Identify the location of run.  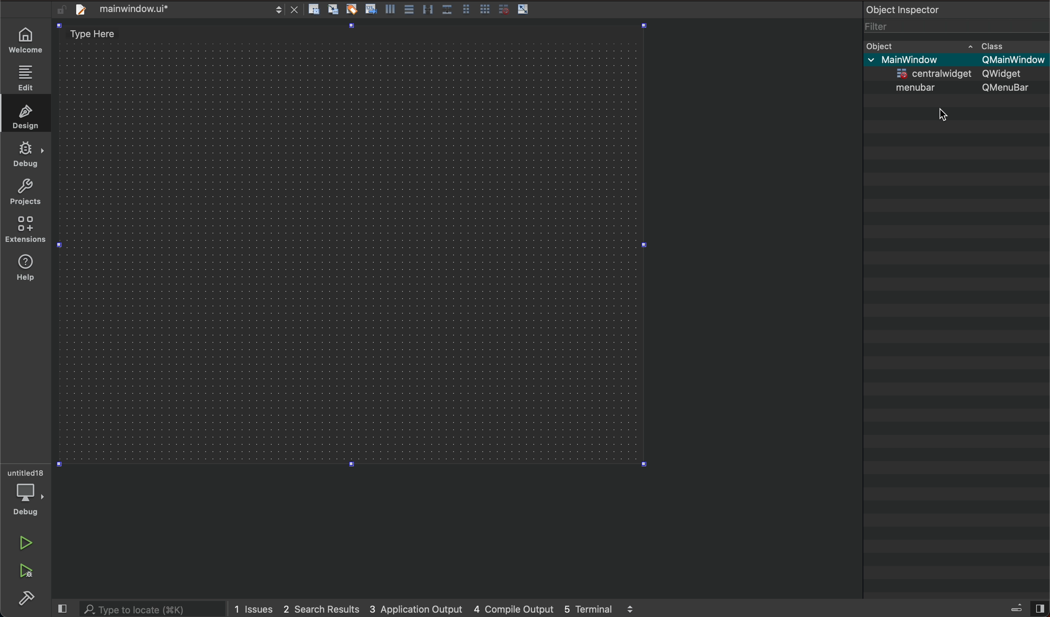
(27, 544).